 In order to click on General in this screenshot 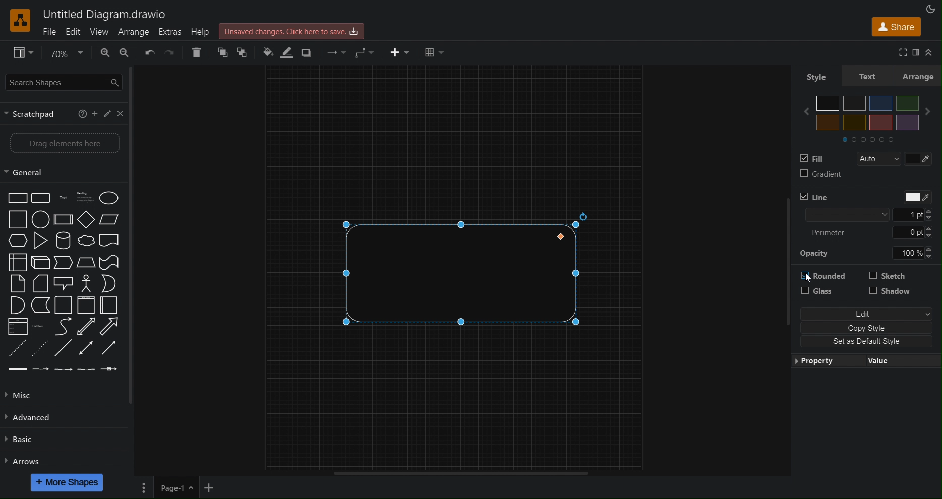, I will do `click(64, 172)`.